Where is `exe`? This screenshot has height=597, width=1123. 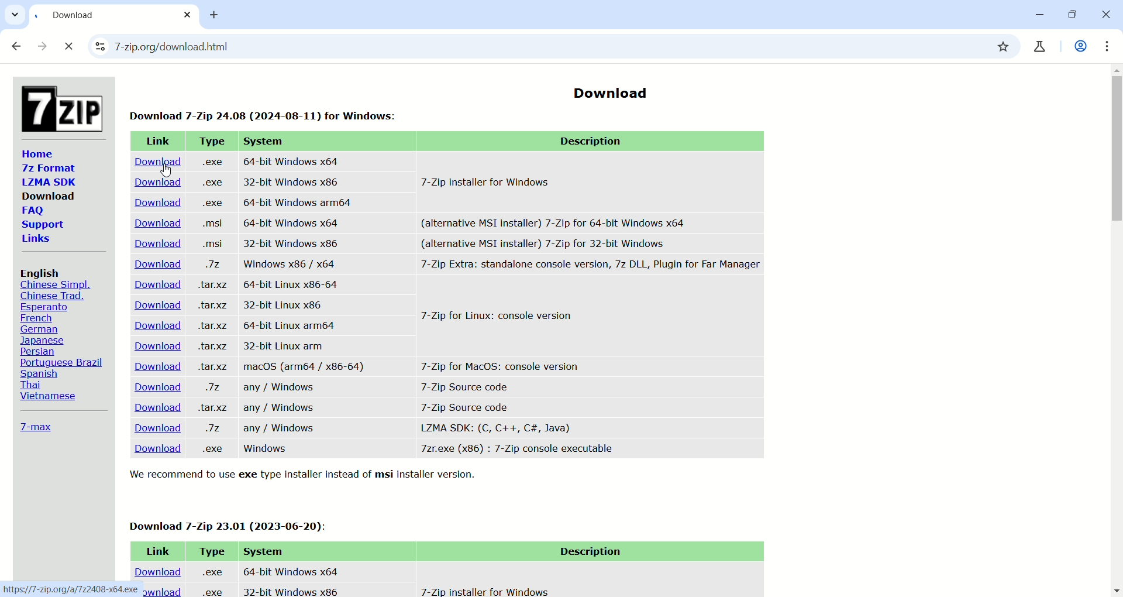
exe is located at coordinates (211, 162).